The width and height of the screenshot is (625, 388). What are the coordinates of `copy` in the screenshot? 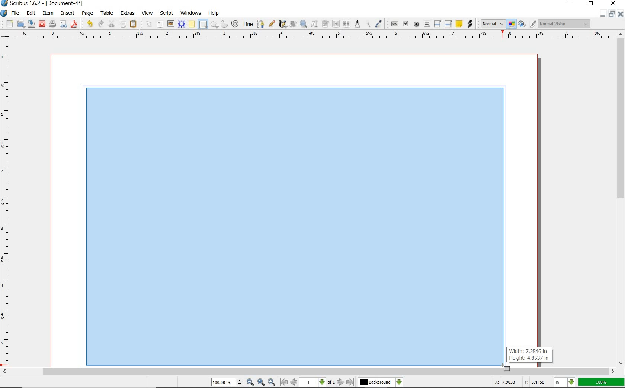 It's located at (123, 24).